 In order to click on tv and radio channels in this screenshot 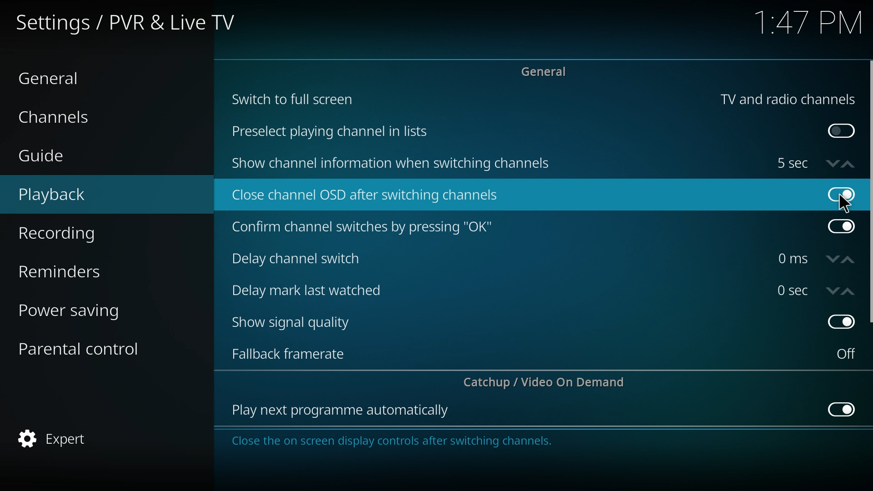, I will do `click(788, 100)`.